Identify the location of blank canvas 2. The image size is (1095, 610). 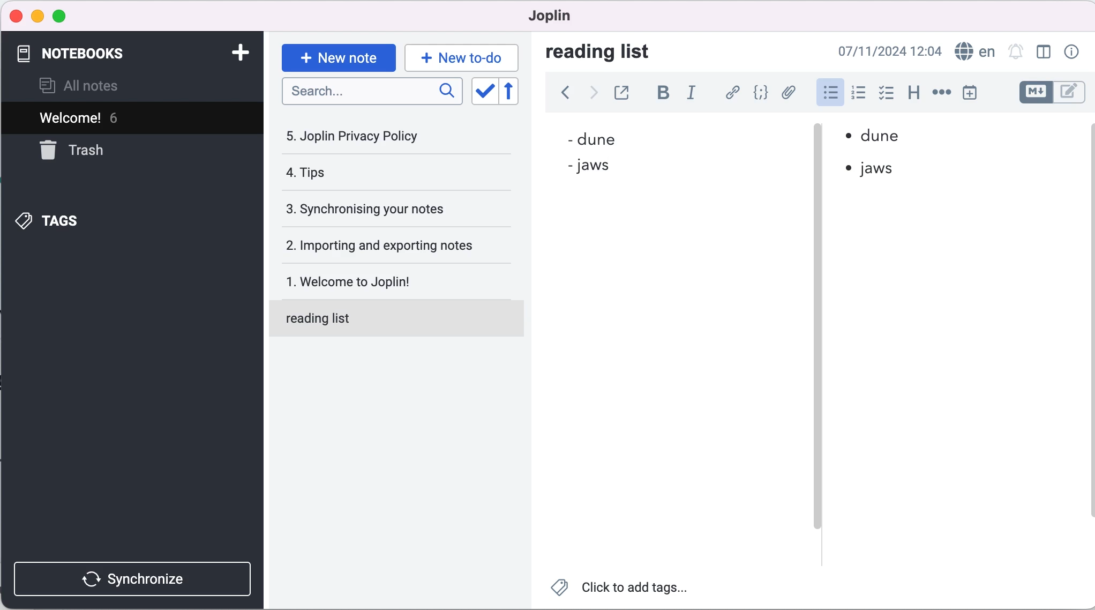
(958, 383).